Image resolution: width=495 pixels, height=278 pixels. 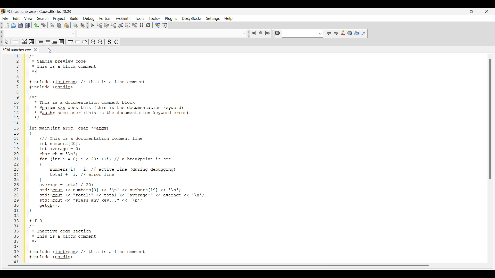 I want to click on Open, so click(x=13, y=25).